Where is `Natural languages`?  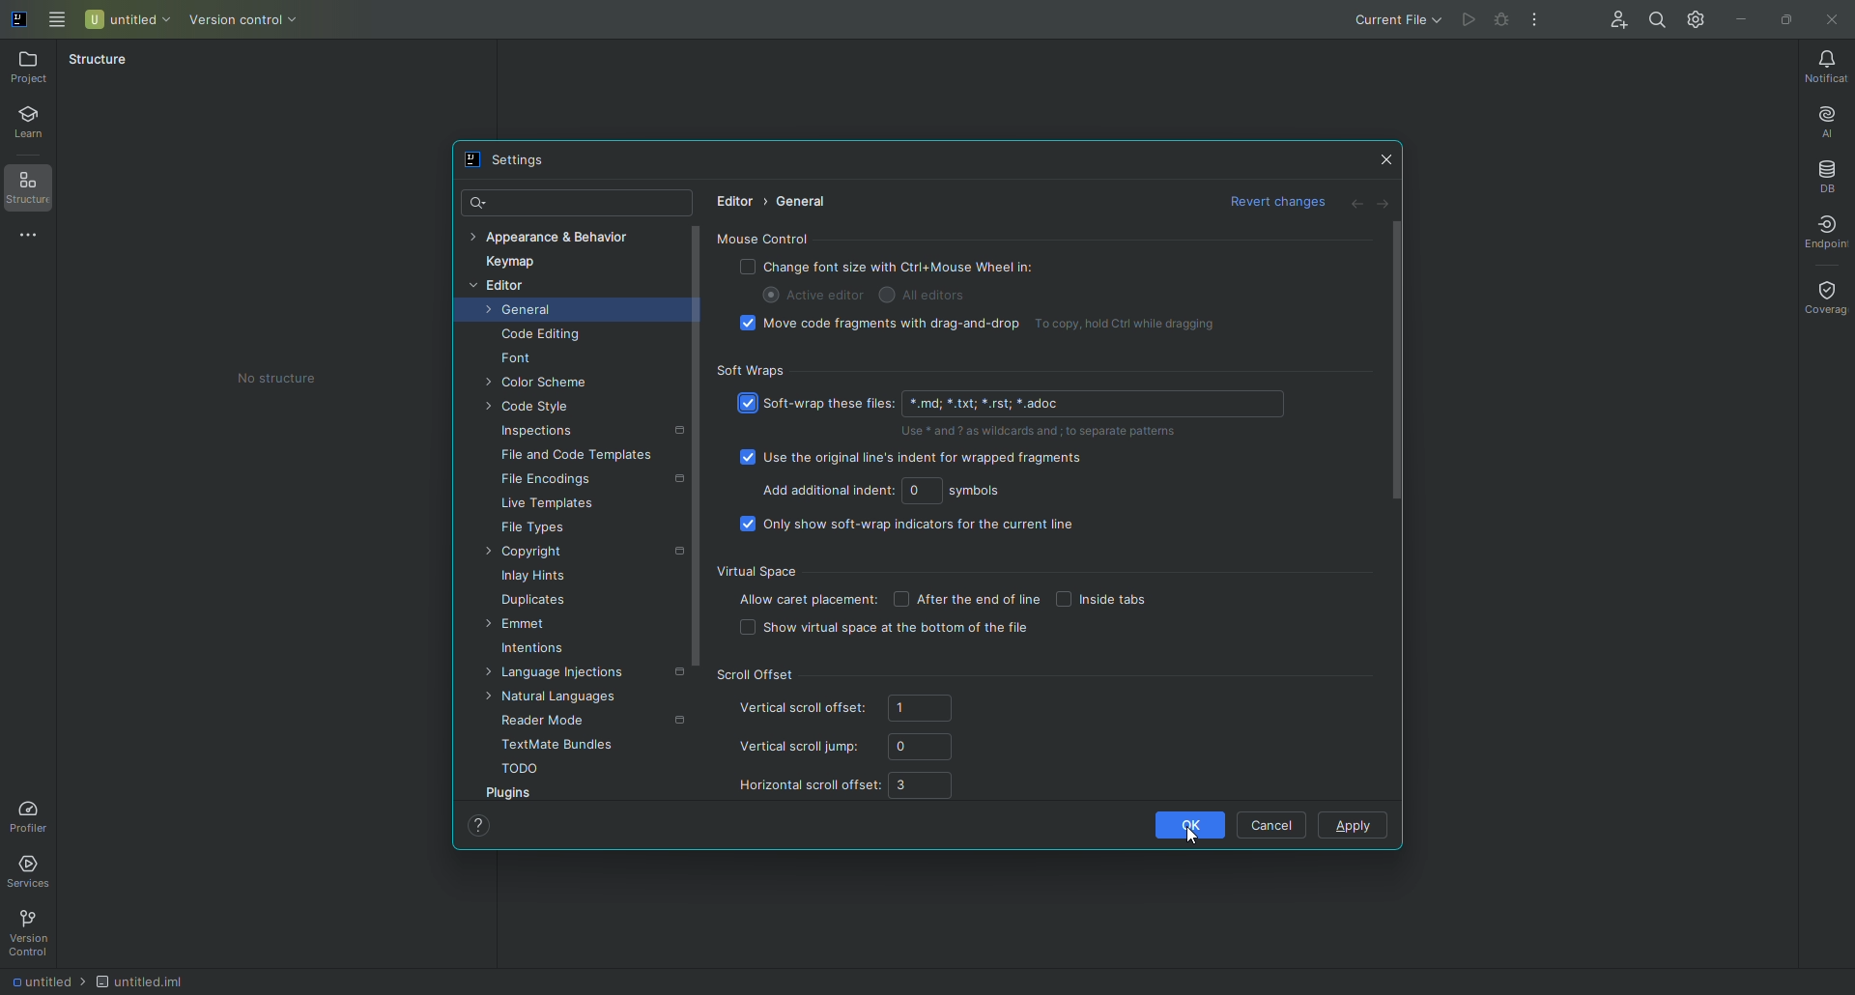
Natural languages is located at coordinates (553, 698).